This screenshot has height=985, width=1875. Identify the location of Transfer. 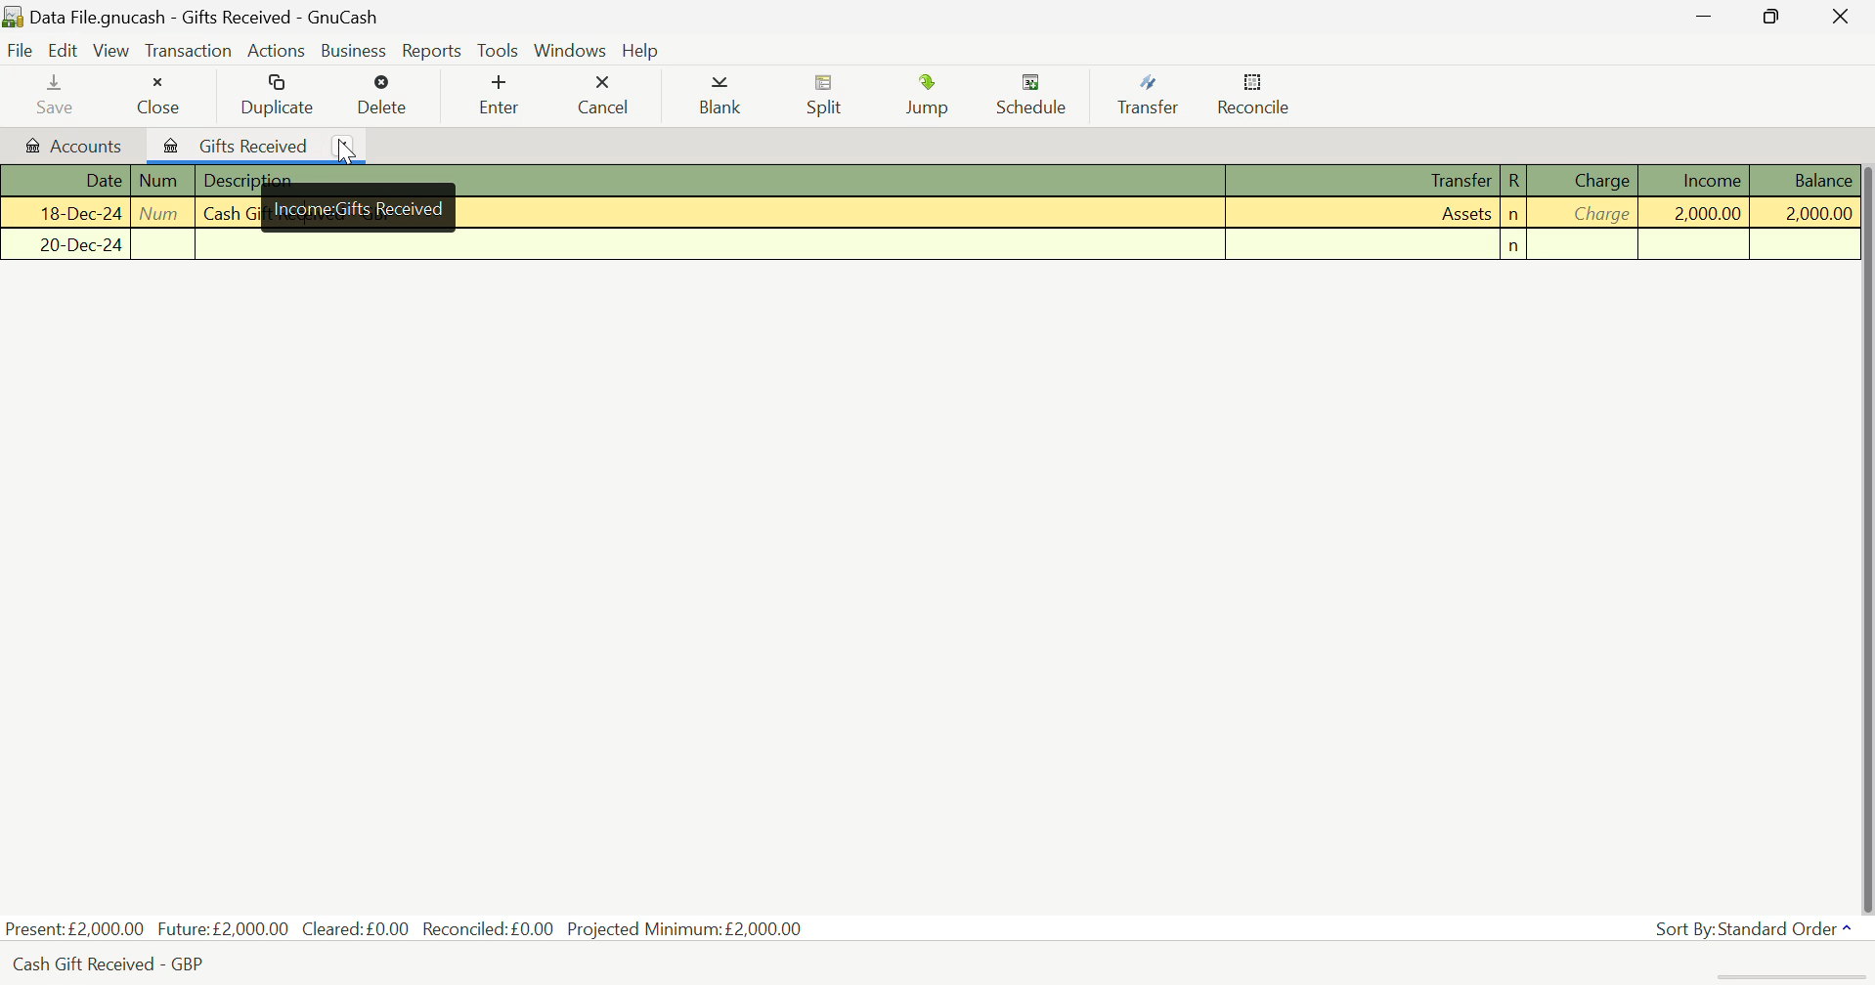
(1366, 182).